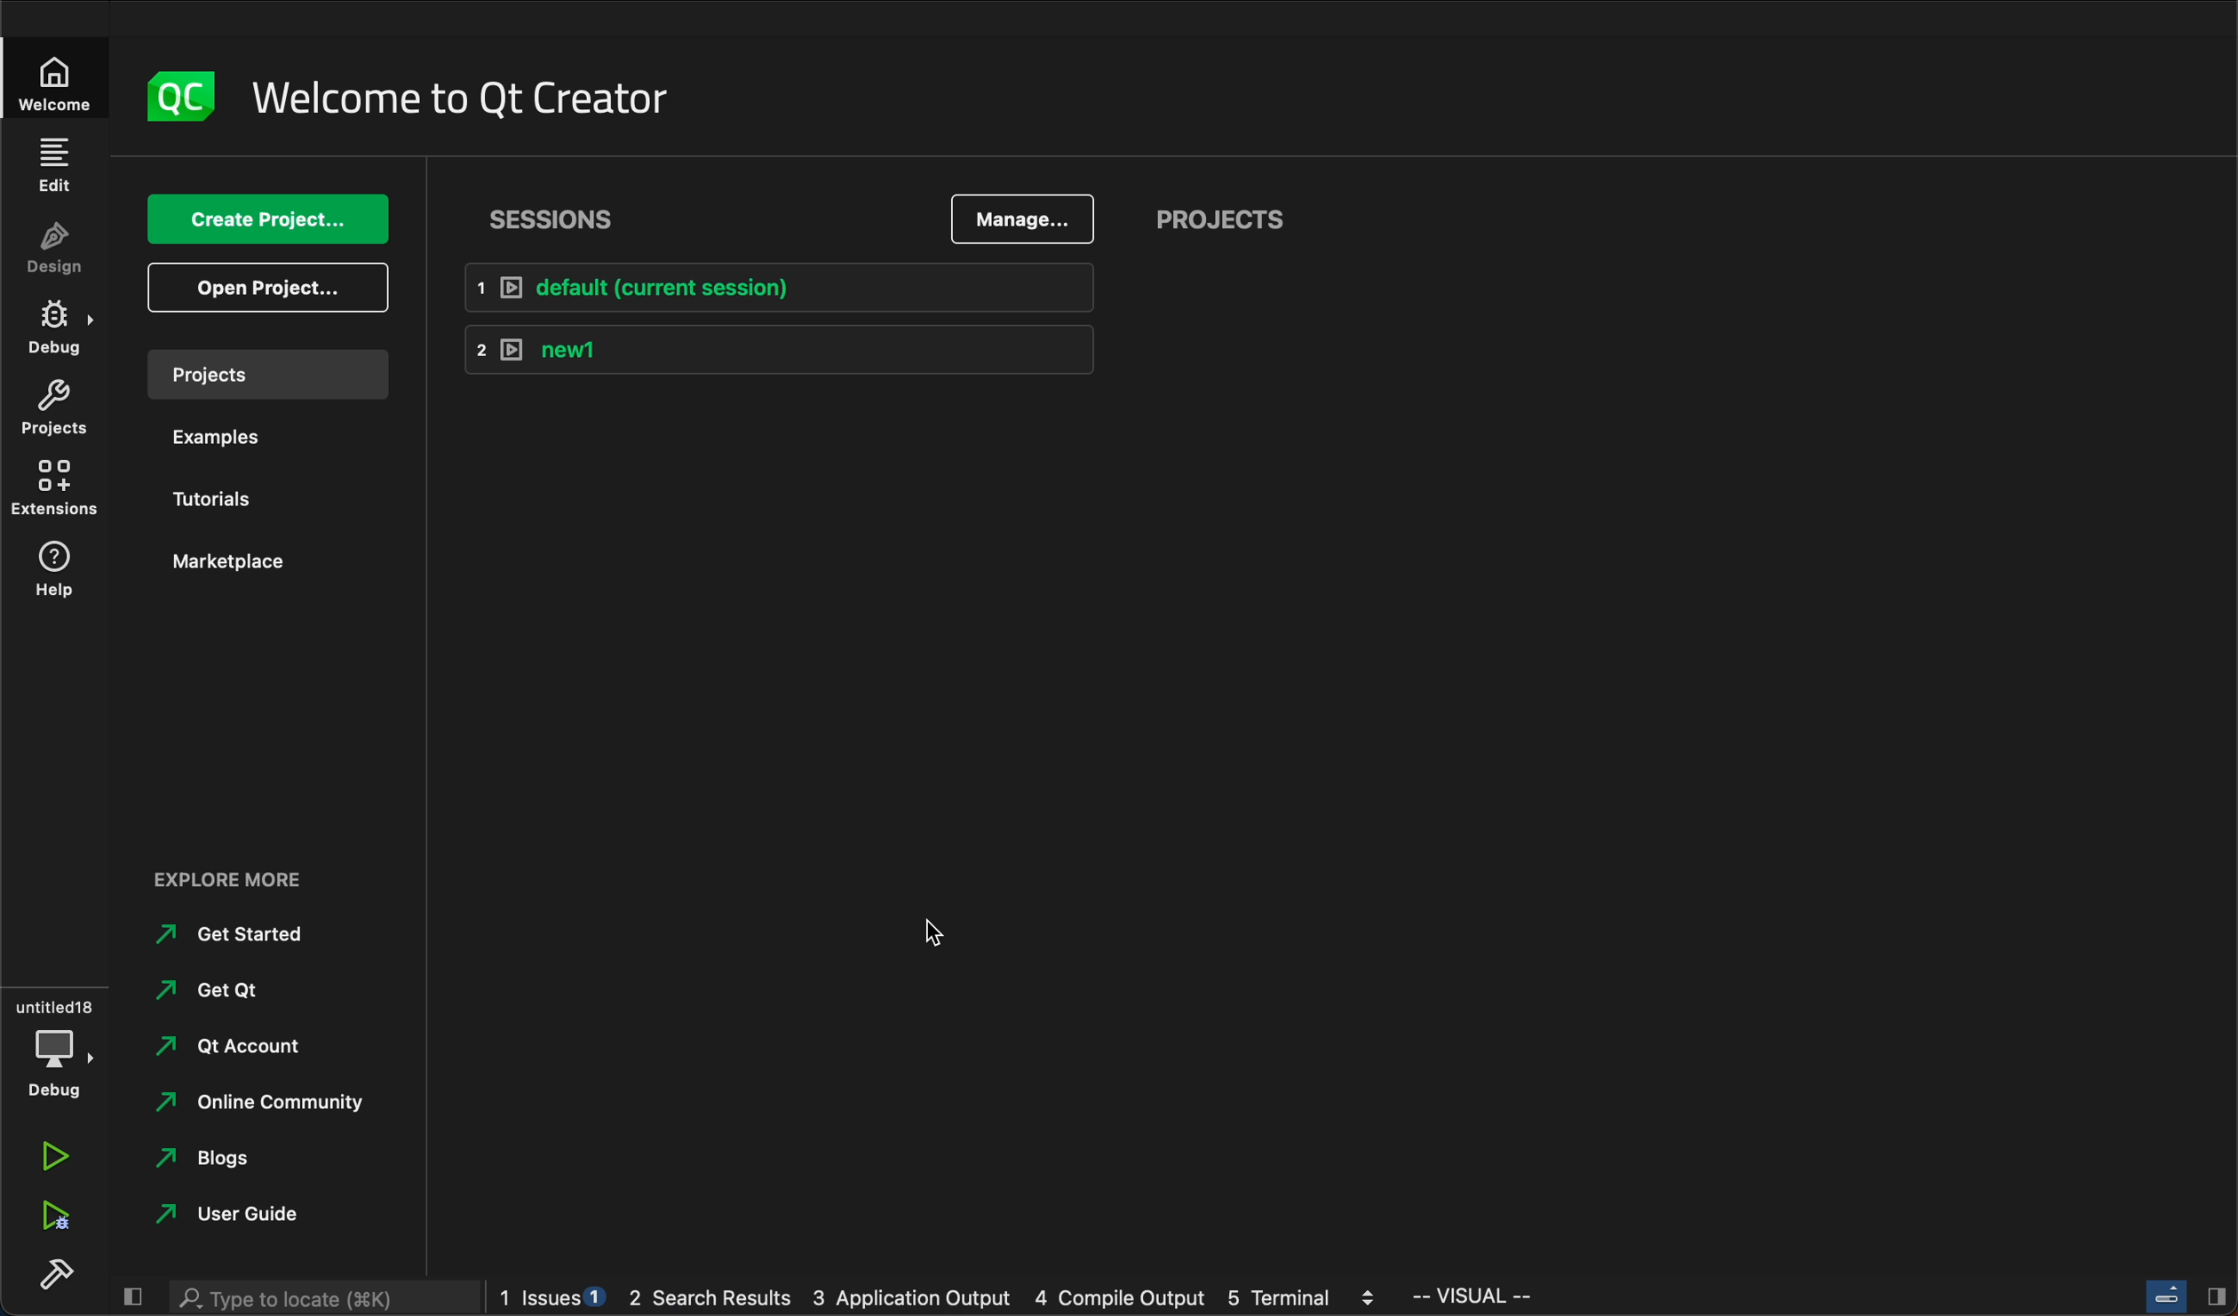  I want to click on projects, so click(1230, 222).